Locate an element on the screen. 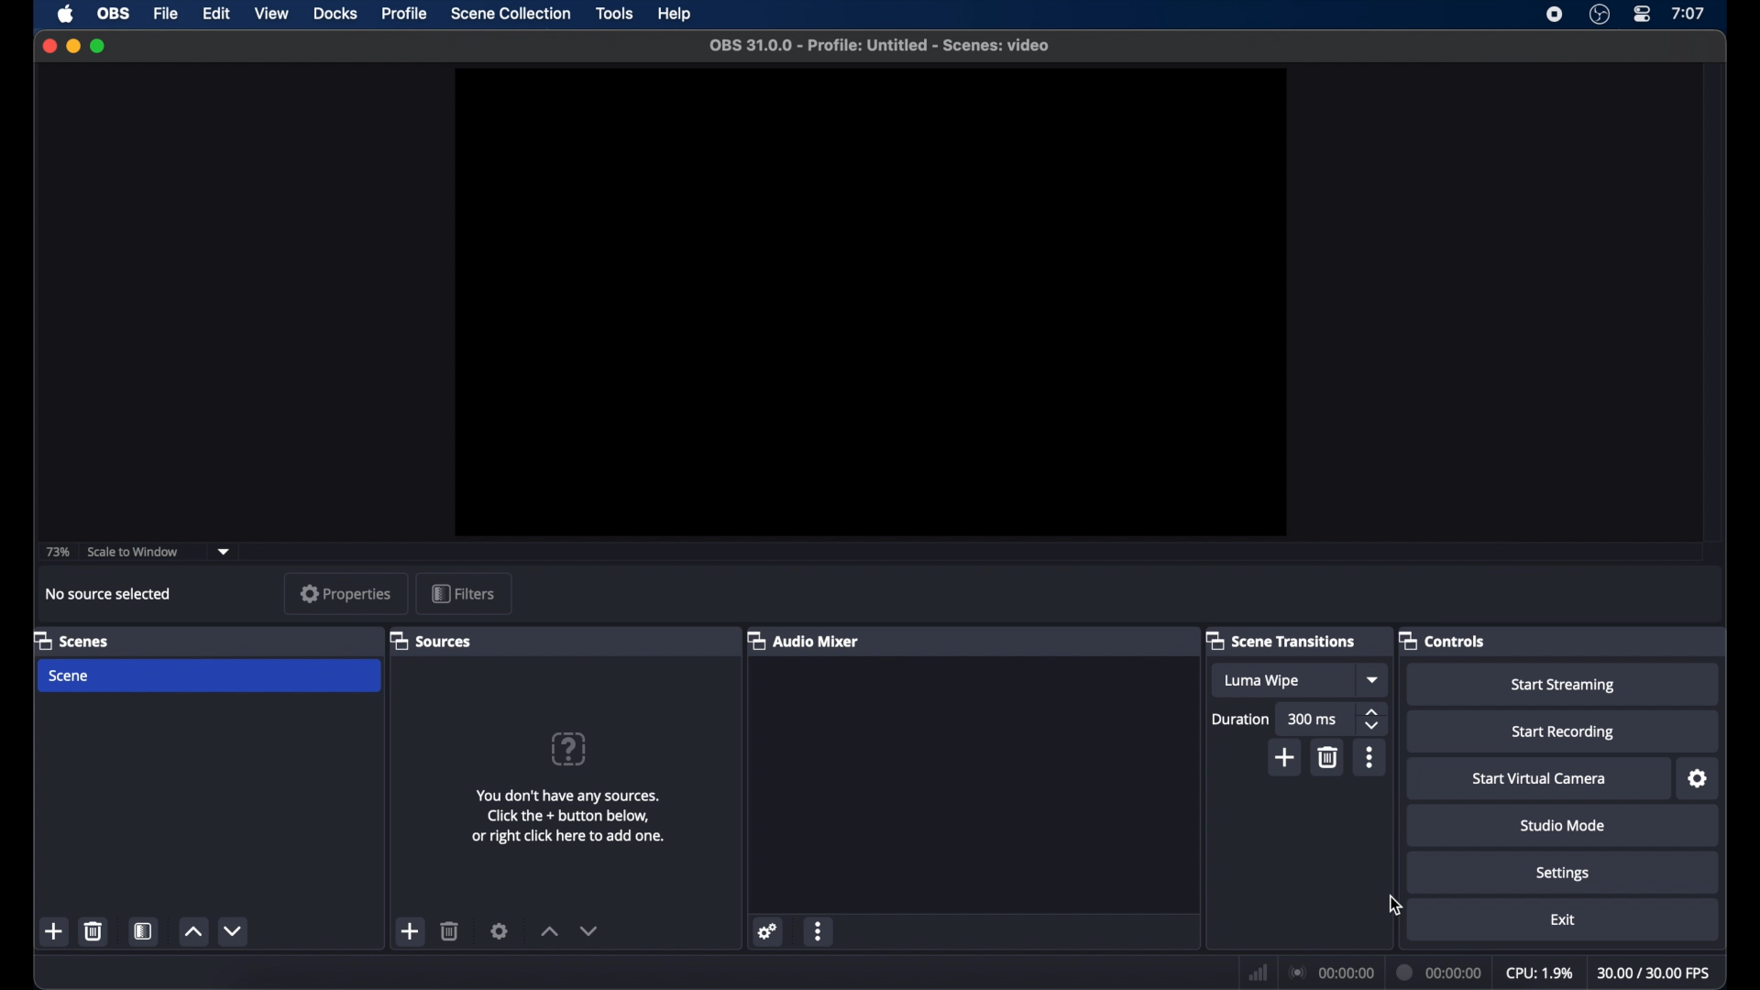 This screenshot has height=990, width=1760. add is located at coordinates (54, 932).